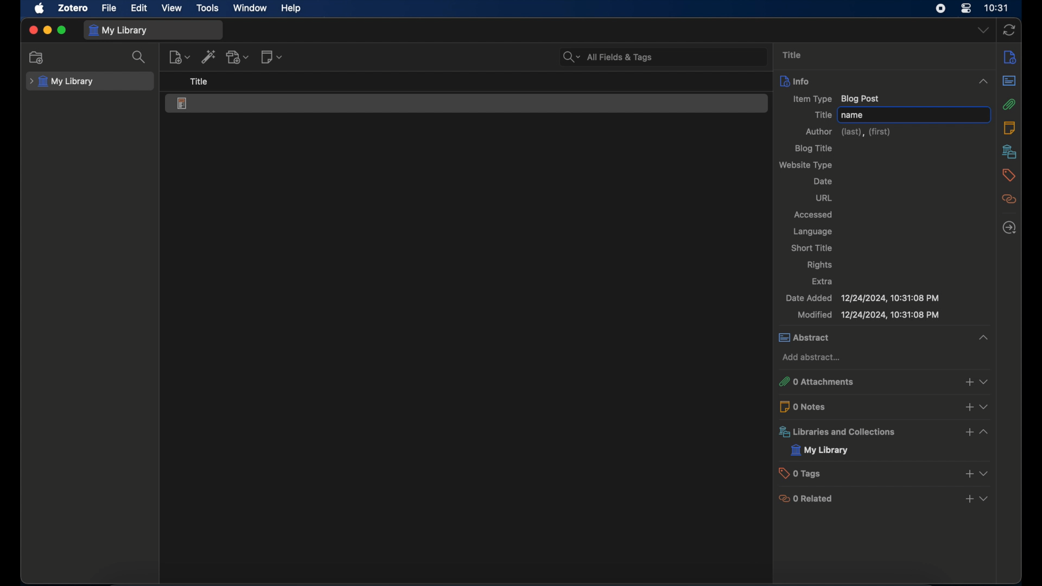 The width and height of the screenshot is (1042, 586). I want to click on website type, so click(807, 165).